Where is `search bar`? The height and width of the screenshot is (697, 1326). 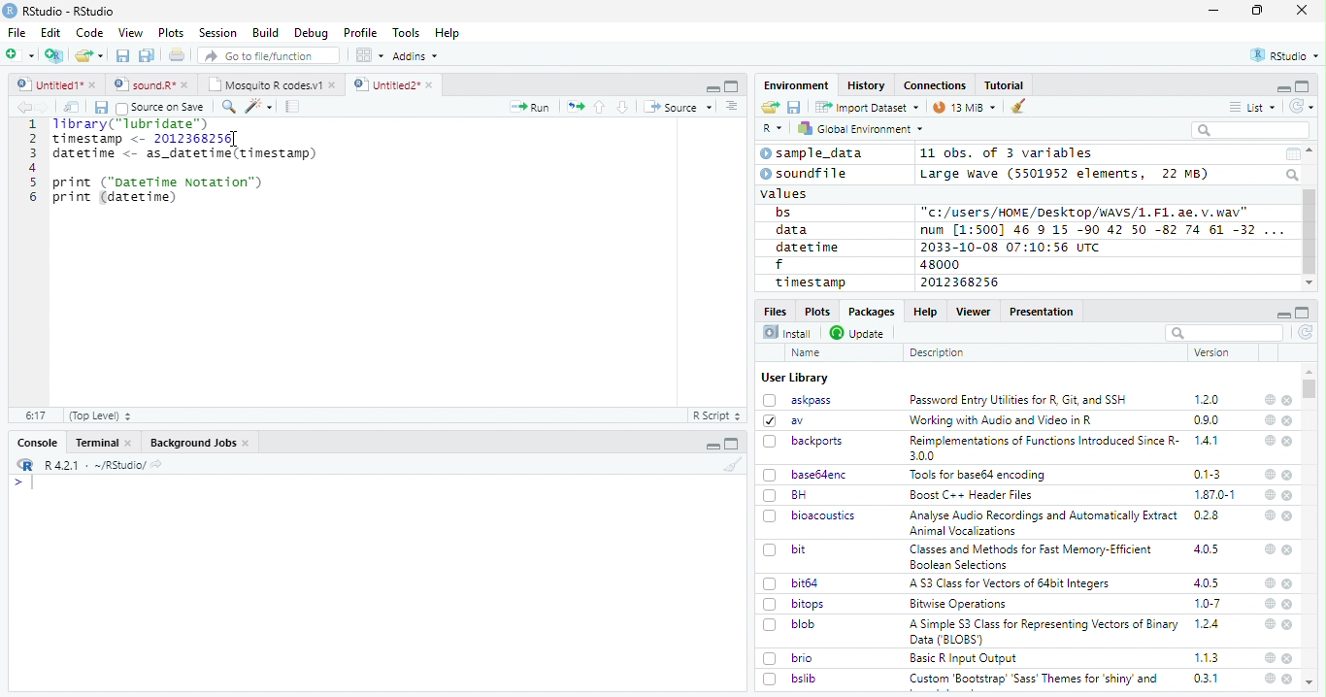 search bar is located at coordinates (1222, 332).